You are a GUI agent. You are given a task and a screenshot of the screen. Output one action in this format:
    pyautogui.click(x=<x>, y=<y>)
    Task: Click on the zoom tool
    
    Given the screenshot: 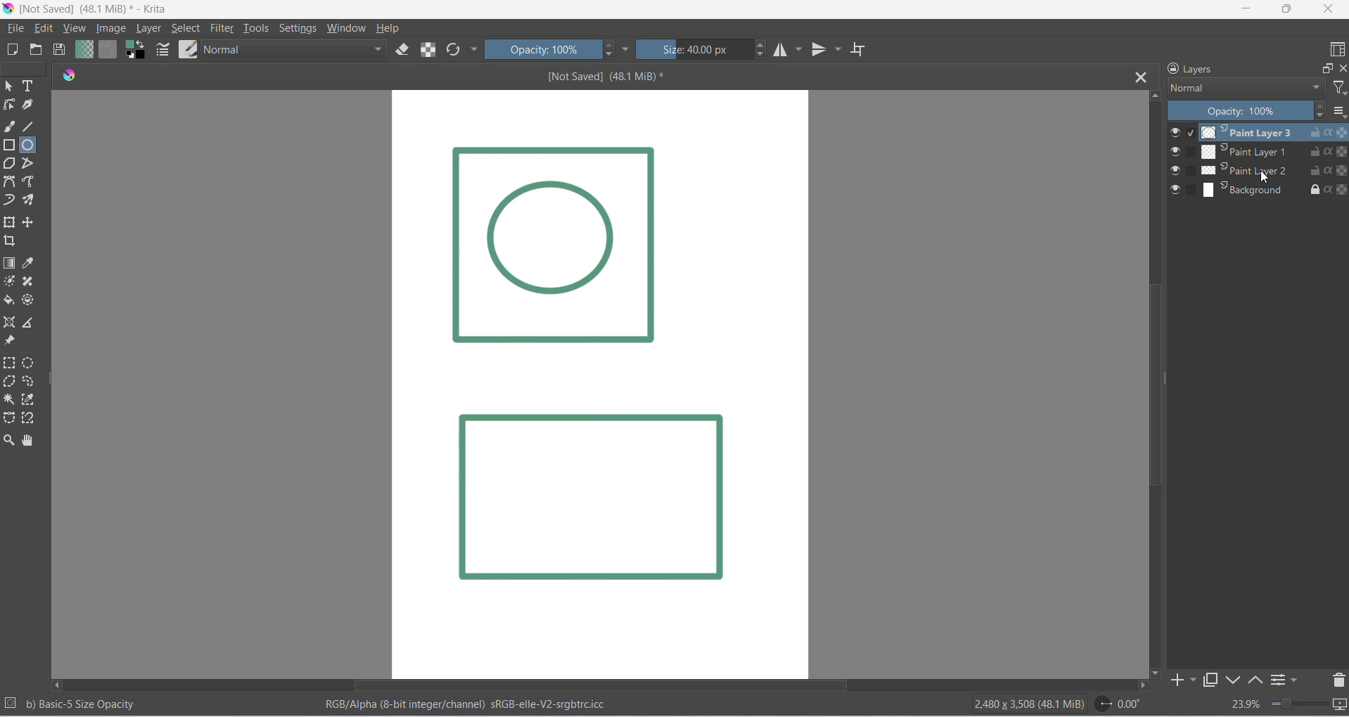 What is the action you would take?
    pyautogui.click(x=9, y=440)
    